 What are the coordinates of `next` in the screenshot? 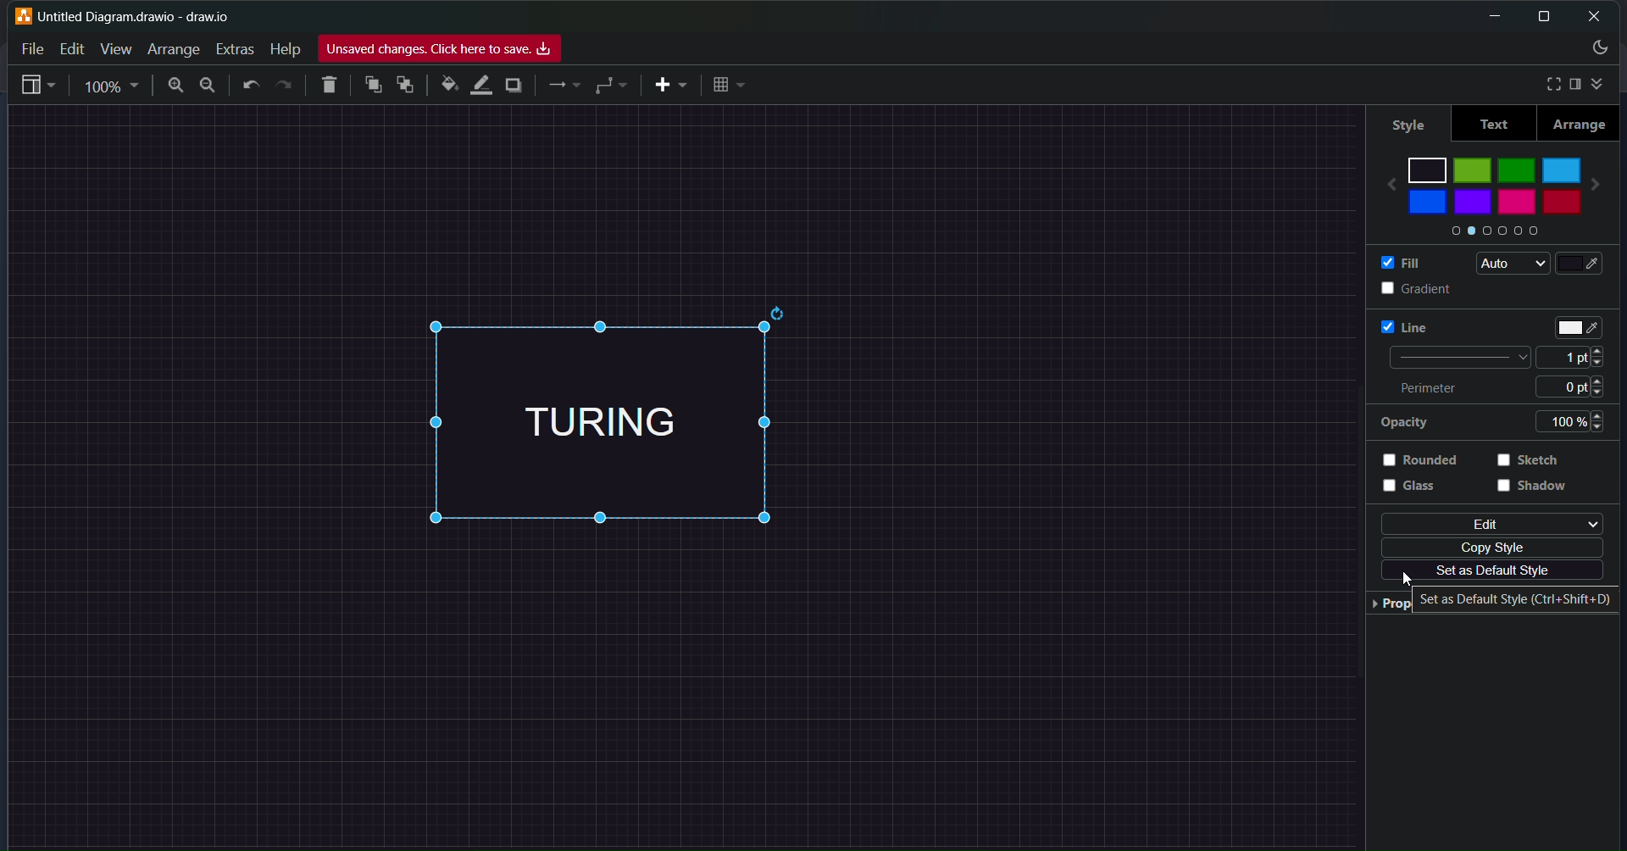 It's located at (1605, 179).